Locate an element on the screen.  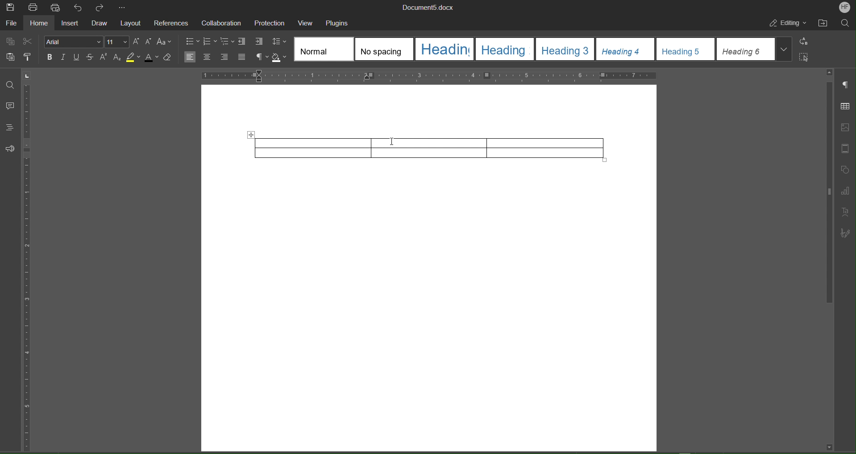
Undo is located at coordinates (80, 8).